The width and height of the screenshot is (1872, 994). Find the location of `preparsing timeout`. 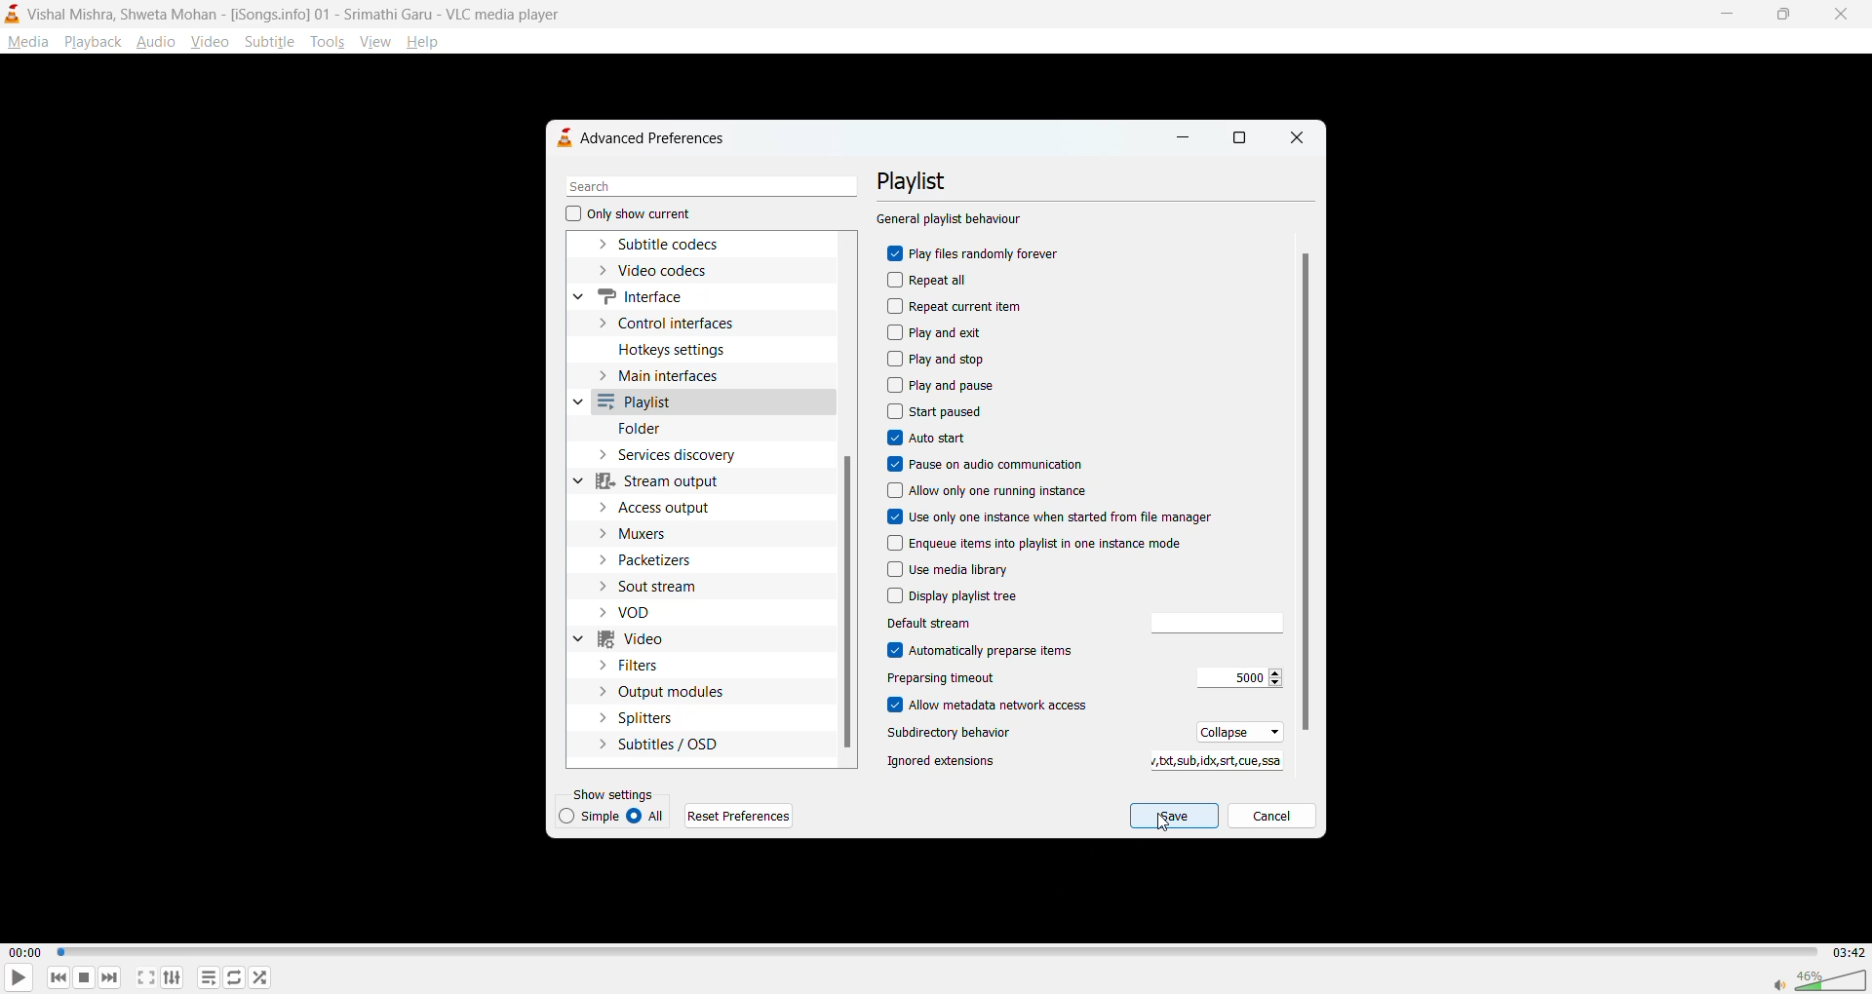

preparsing timeout is located at coordinates (1234, 678).